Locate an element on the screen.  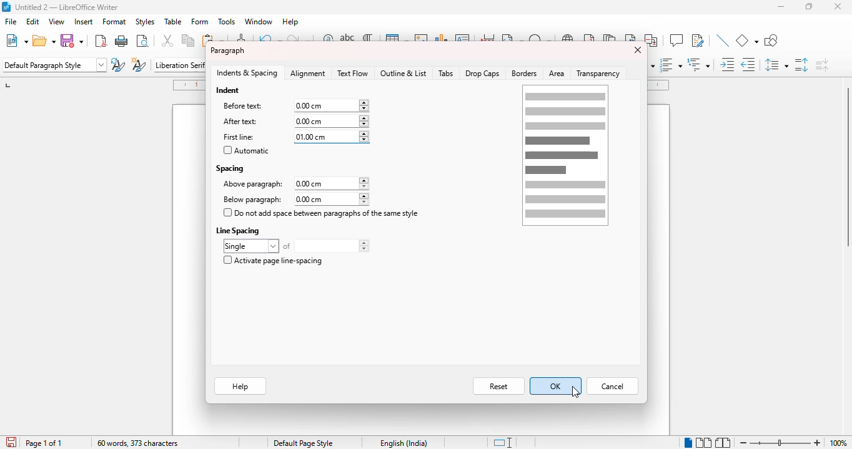
open is located at coordinates (44, 41).